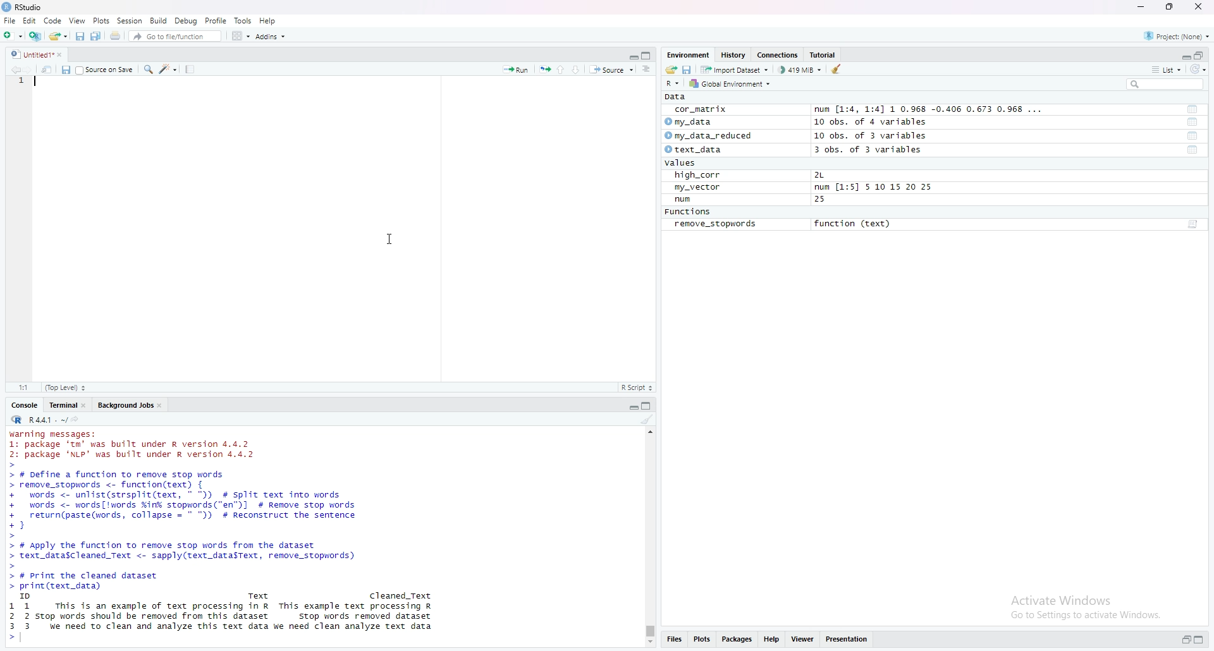 Image resolution: width=1214 pixels, height=651 pixels. What do you see at coordinates (1182, 640) in the screenshot?
I see `Restore Down` at bounding box center [1182, 640].